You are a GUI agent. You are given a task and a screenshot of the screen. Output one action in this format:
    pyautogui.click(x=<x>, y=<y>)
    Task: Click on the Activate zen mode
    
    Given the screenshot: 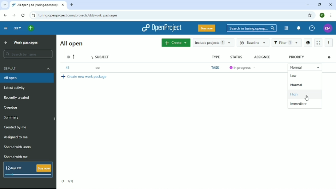 What is the action you would take?
    pyautogui.click(x=319, y=43)
    